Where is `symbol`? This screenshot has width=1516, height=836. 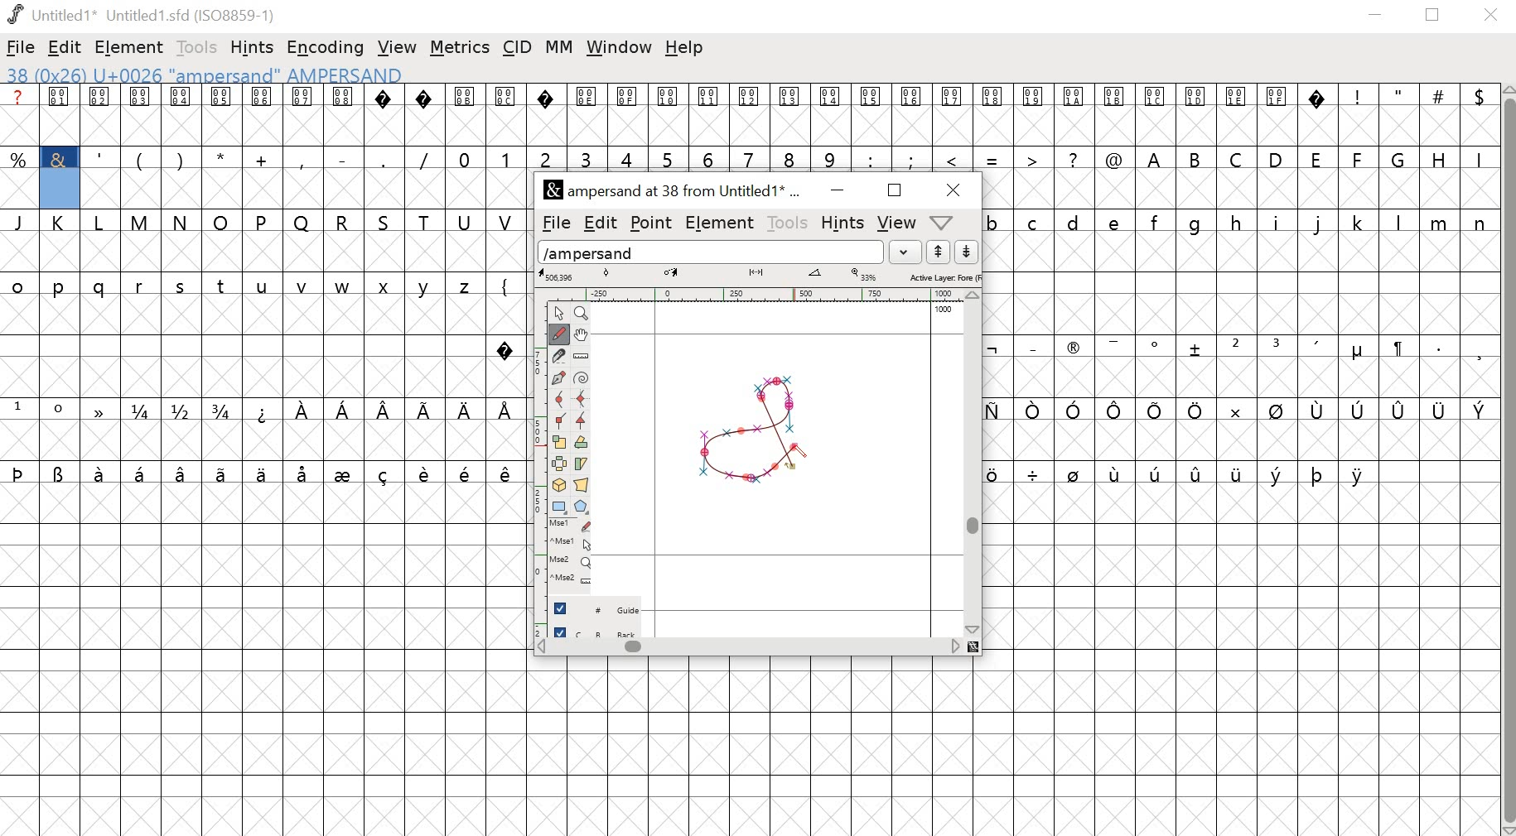
symbol is located at coordinates (427, 472).